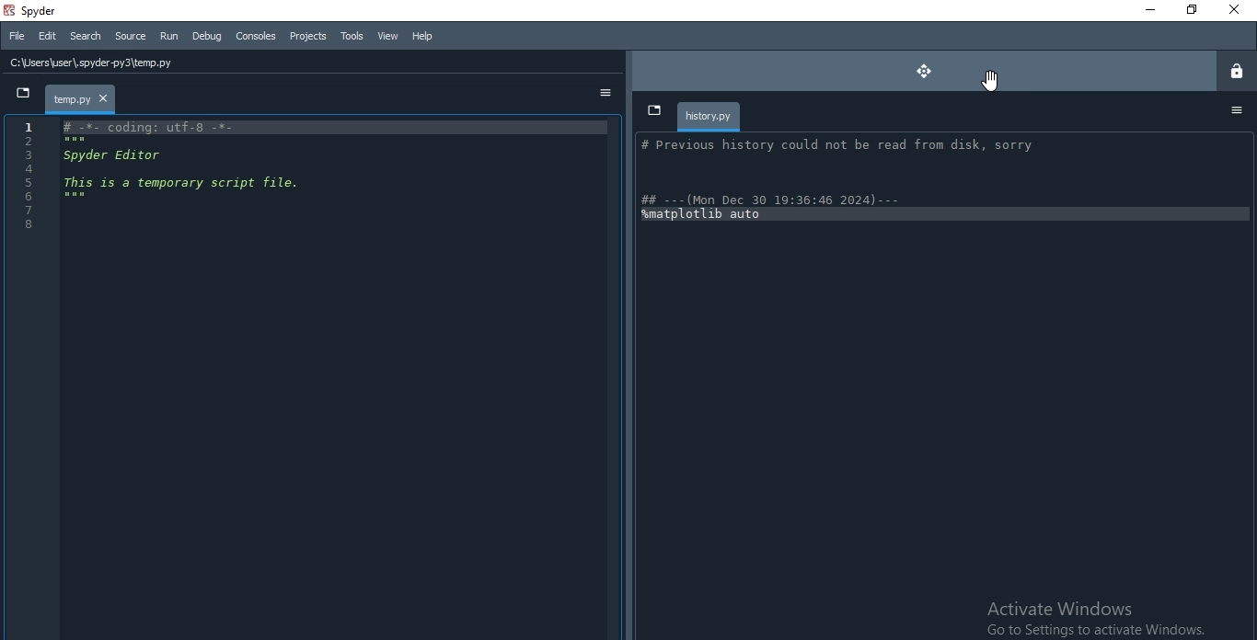 The width and height of the screenshot is (1257, 640). Describe the element at coordinates (207, 36) in the screenshot. I see `Debug` at that location.